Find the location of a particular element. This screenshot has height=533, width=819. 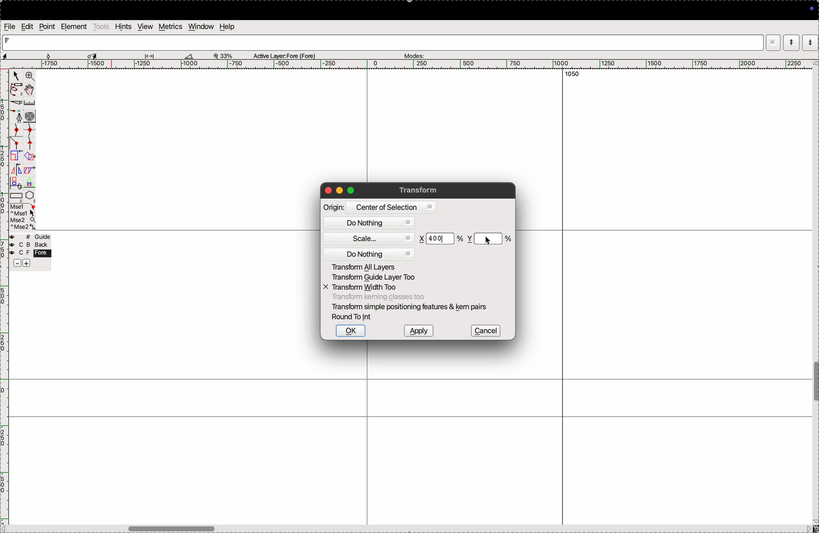

duplicate is located at coordinates (14, 183).